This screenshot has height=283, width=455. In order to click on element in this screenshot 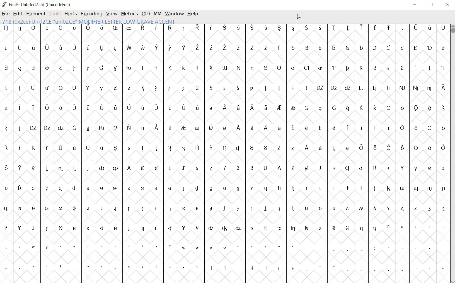, I will do `click(36, 14)`.